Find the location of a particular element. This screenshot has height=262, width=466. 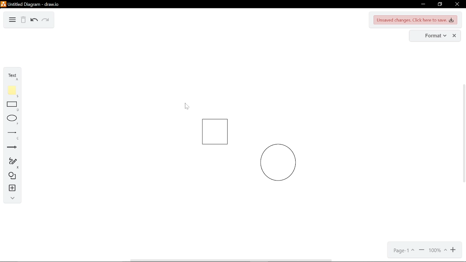

undo is located at coordinates (33, 21).